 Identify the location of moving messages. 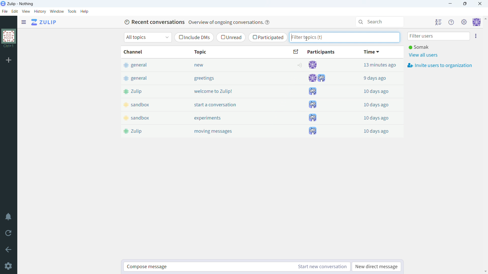
(234, 131).